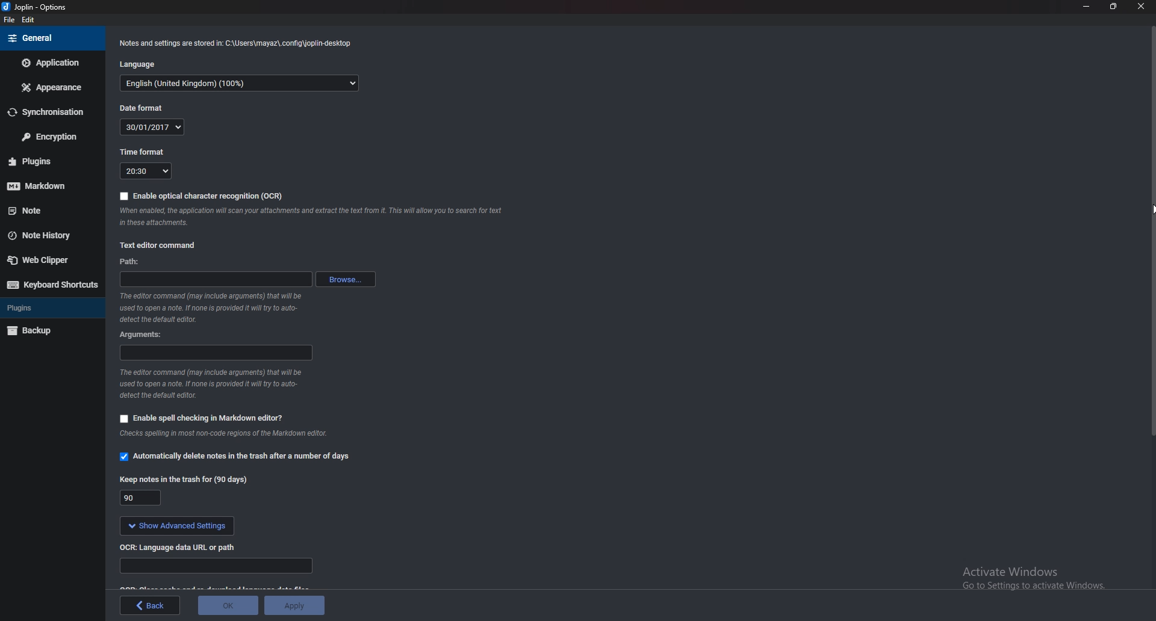 The image size is (1156, 621). Describe the element at coordinates (10, 20) in the screenshot. I see `file` at that location.